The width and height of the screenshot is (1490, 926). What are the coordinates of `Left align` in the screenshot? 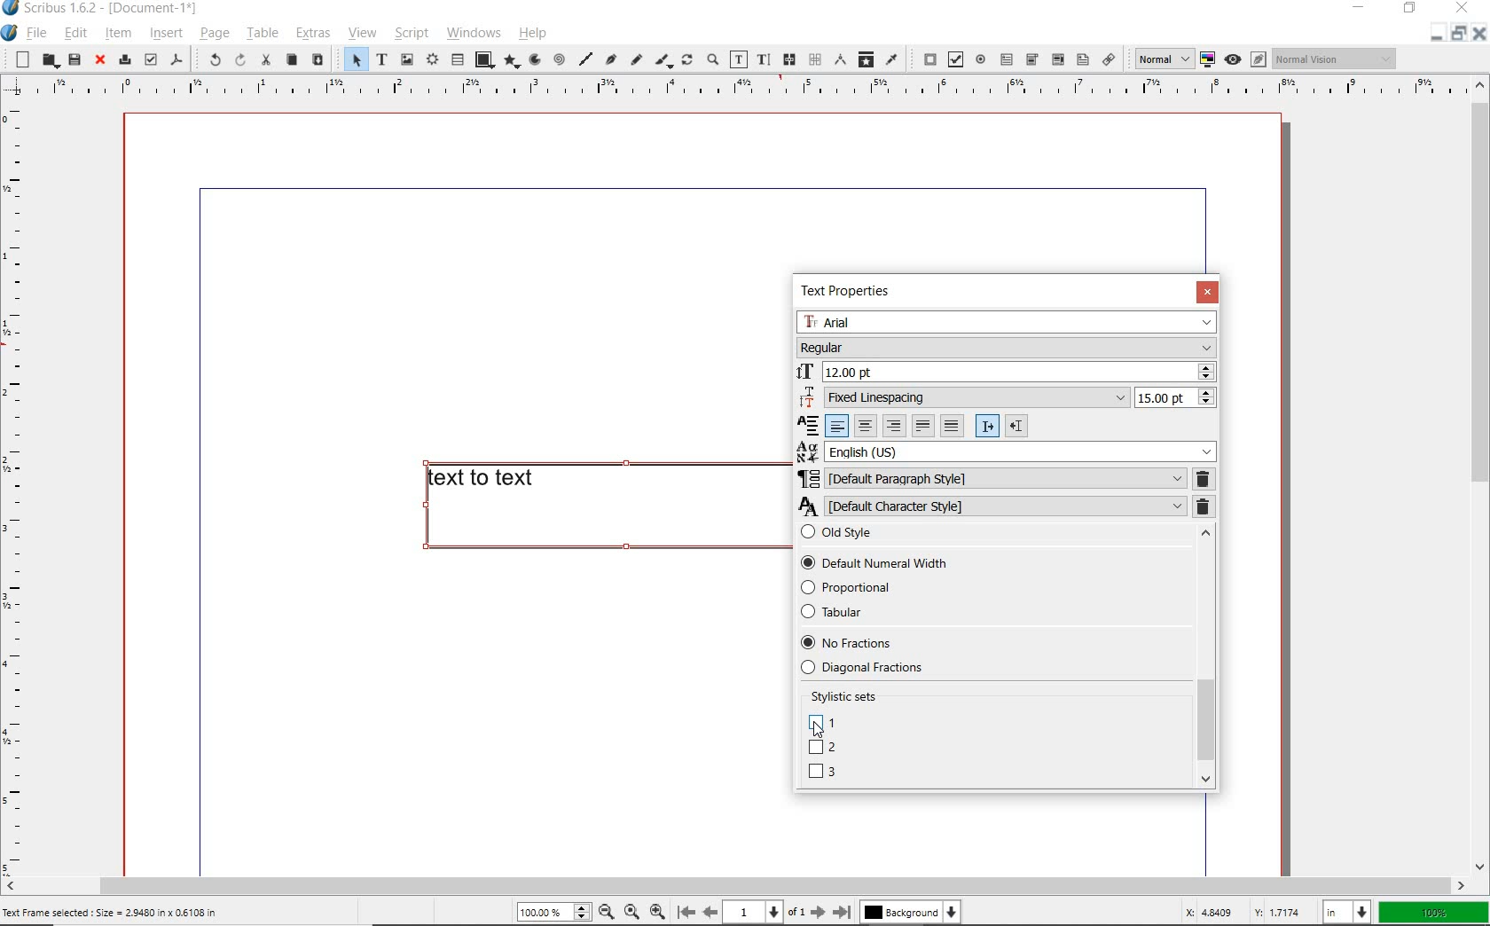 It's located at (838, 426).